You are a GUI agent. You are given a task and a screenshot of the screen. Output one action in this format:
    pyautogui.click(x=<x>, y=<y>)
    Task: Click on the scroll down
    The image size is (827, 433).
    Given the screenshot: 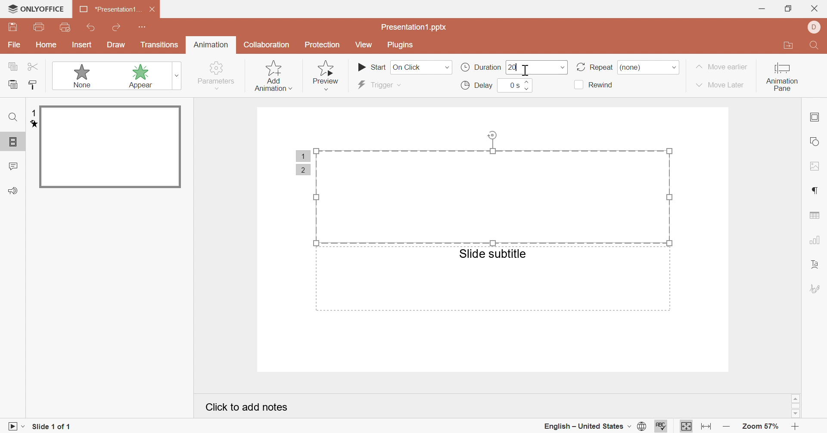 What is the action you would take?
    pyautogui.click(x=796, y=414)
    